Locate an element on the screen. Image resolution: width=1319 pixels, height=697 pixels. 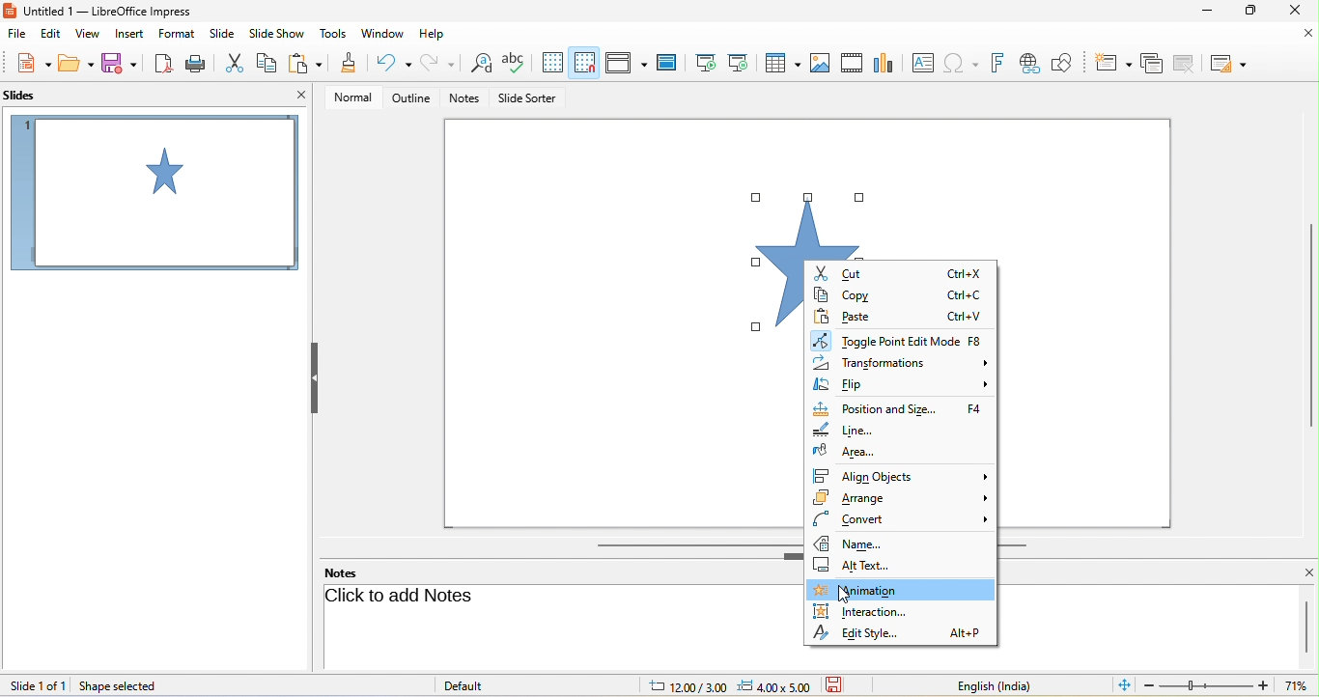
print is located at coordinates (200, 63).